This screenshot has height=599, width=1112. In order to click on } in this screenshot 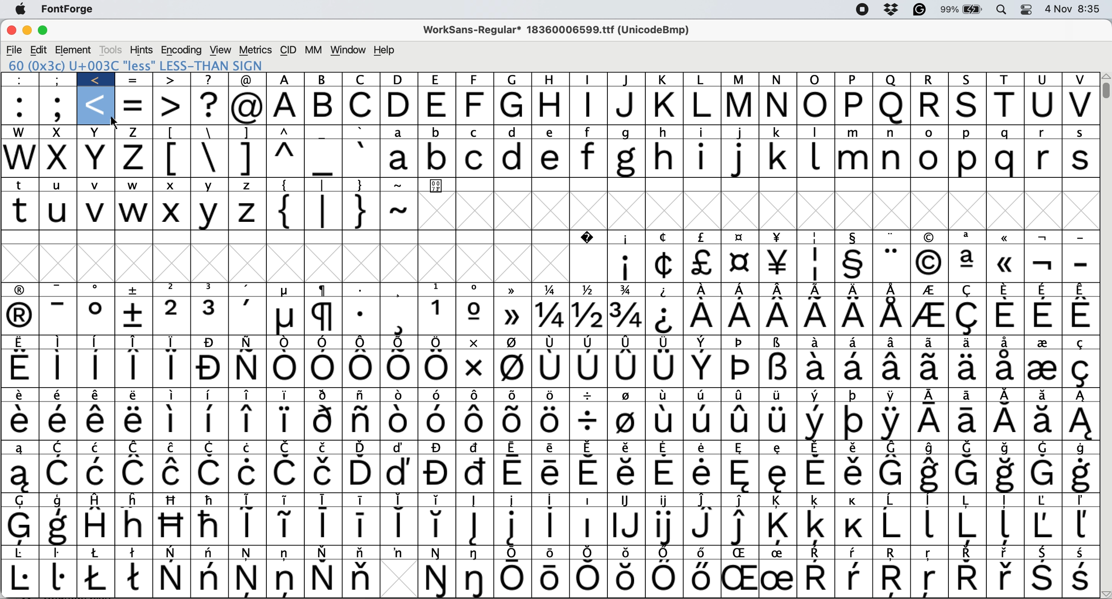, I will do `click(362, 211)`.